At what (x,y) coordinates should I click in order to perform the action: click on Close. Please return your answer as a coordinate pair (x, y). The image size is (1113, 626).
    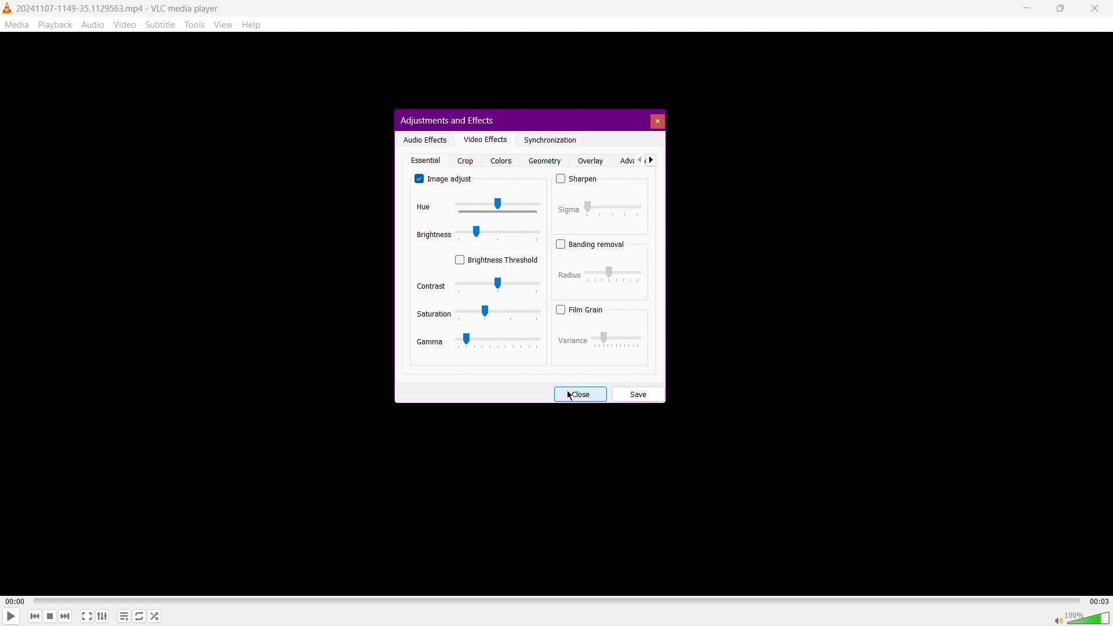
    Looking at the image, I should click on (580, 393).